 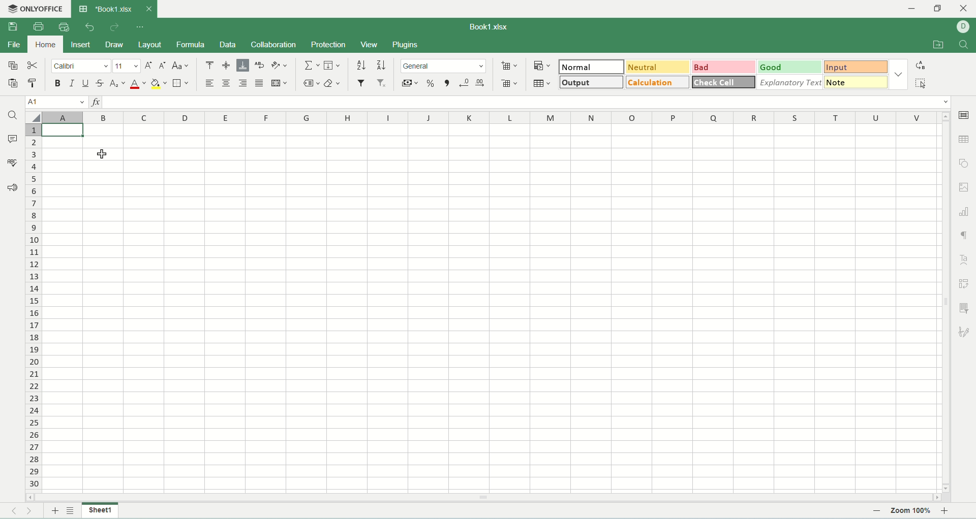 What do you see at coordinates (964, 163) in the screenshot?
I see `object setting` at bounding box center [964, 163].